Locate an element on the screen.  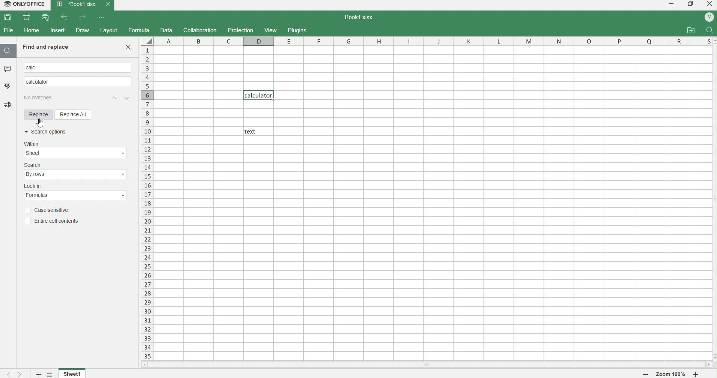
onlyoffice is located at coordinates (23, 4).